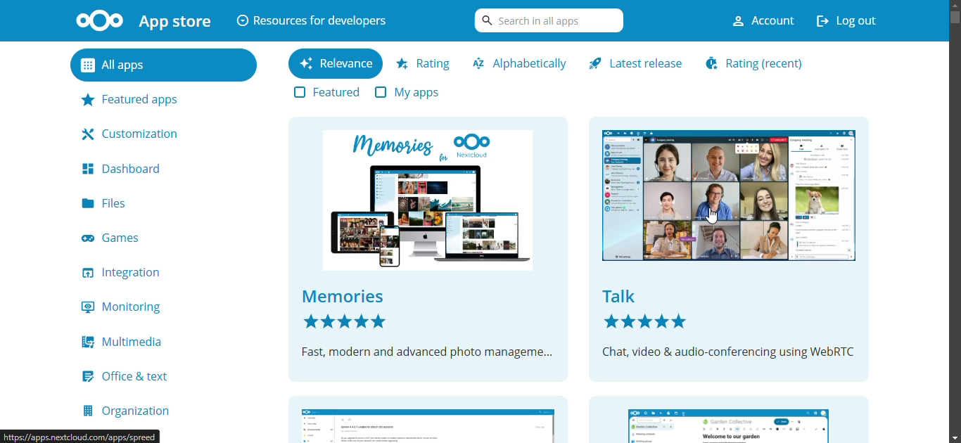 Image resolution: width=961 pixels, height=443 pixels. Describe the element at coordinates (83, 435) in the screenshot. I see `website` at that location.